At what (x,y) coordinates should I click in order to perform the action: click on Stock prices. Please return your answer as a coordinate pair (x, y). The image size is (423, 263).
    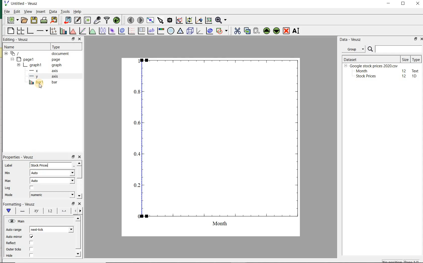
    Looking at the image, I should click on (364, 76).